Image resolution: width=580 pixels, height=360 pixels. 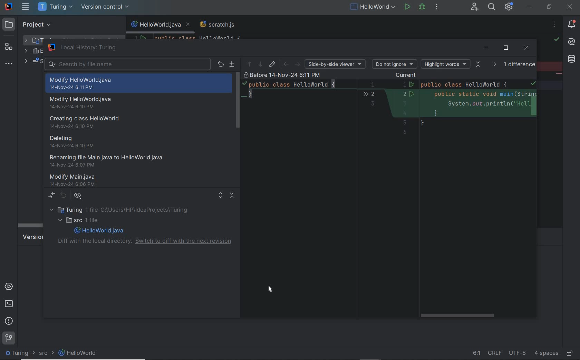 What do you see at coordinates (47, 353) in the screenshot?
I see `SRC` at bounding box center [47, 353].